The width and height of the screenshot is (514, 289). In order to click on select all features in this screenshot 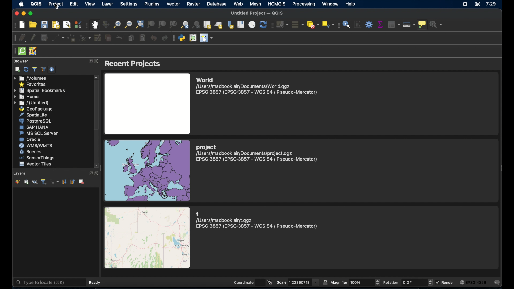, I will do `click(298, 25)`.